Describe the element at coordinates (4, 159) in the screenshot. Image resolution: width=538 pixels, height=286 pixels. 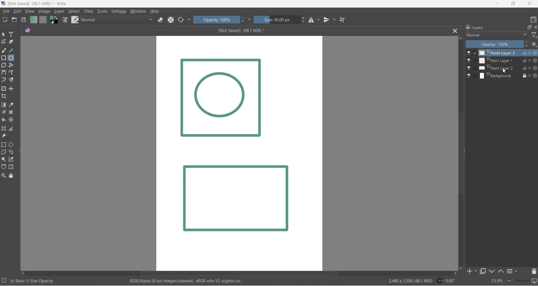
I see `contigous selection stool` at that location.